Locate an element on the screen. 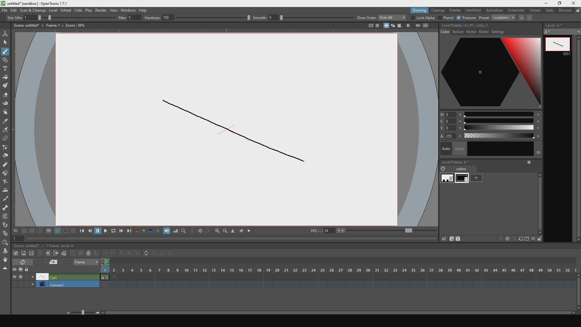 The image size is (581, 327). black and white background is located at coordinates (73, 232).